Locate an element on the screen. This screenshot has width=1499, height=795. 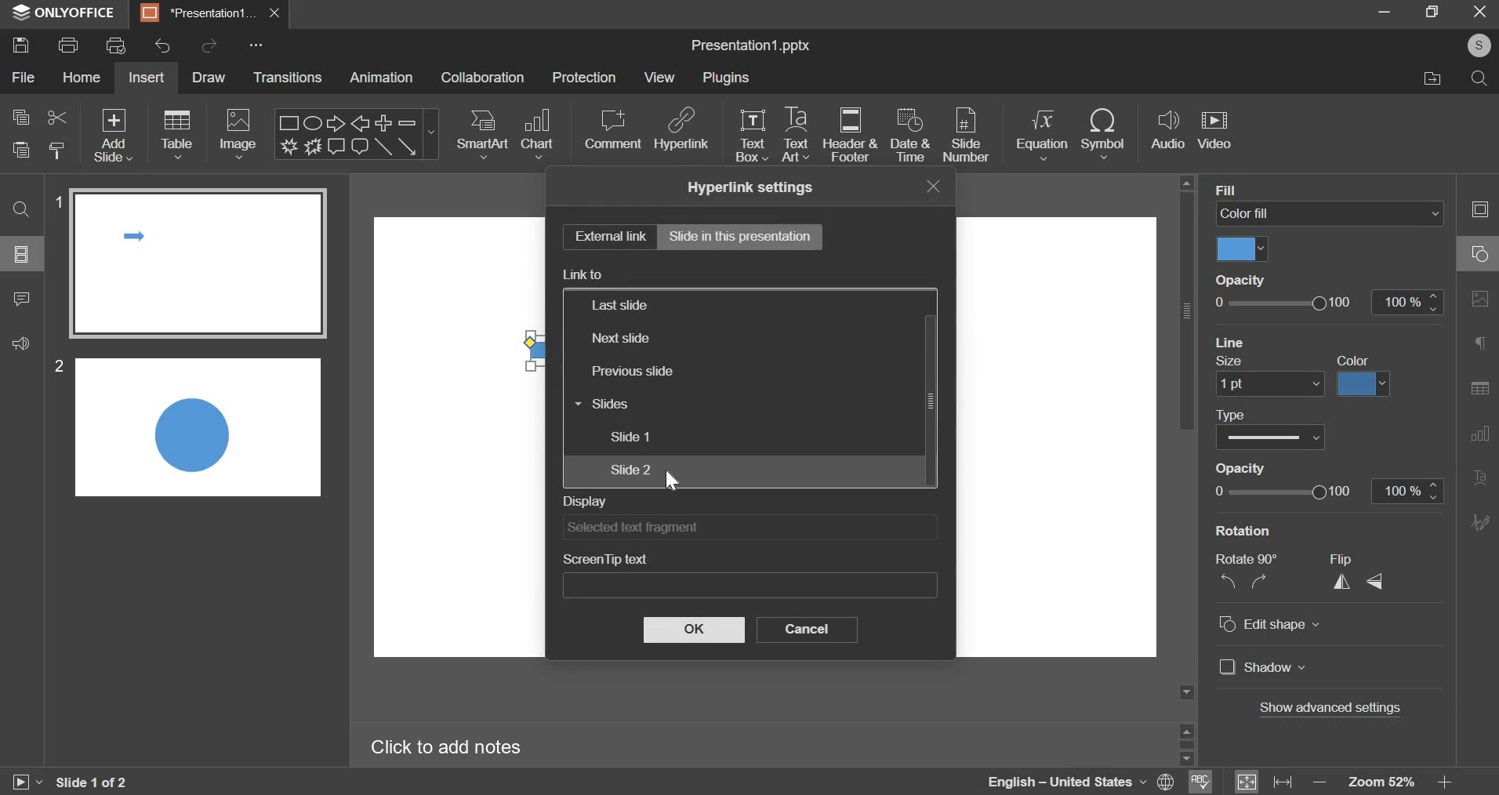
more shapes is located at coordinates (432, 132).